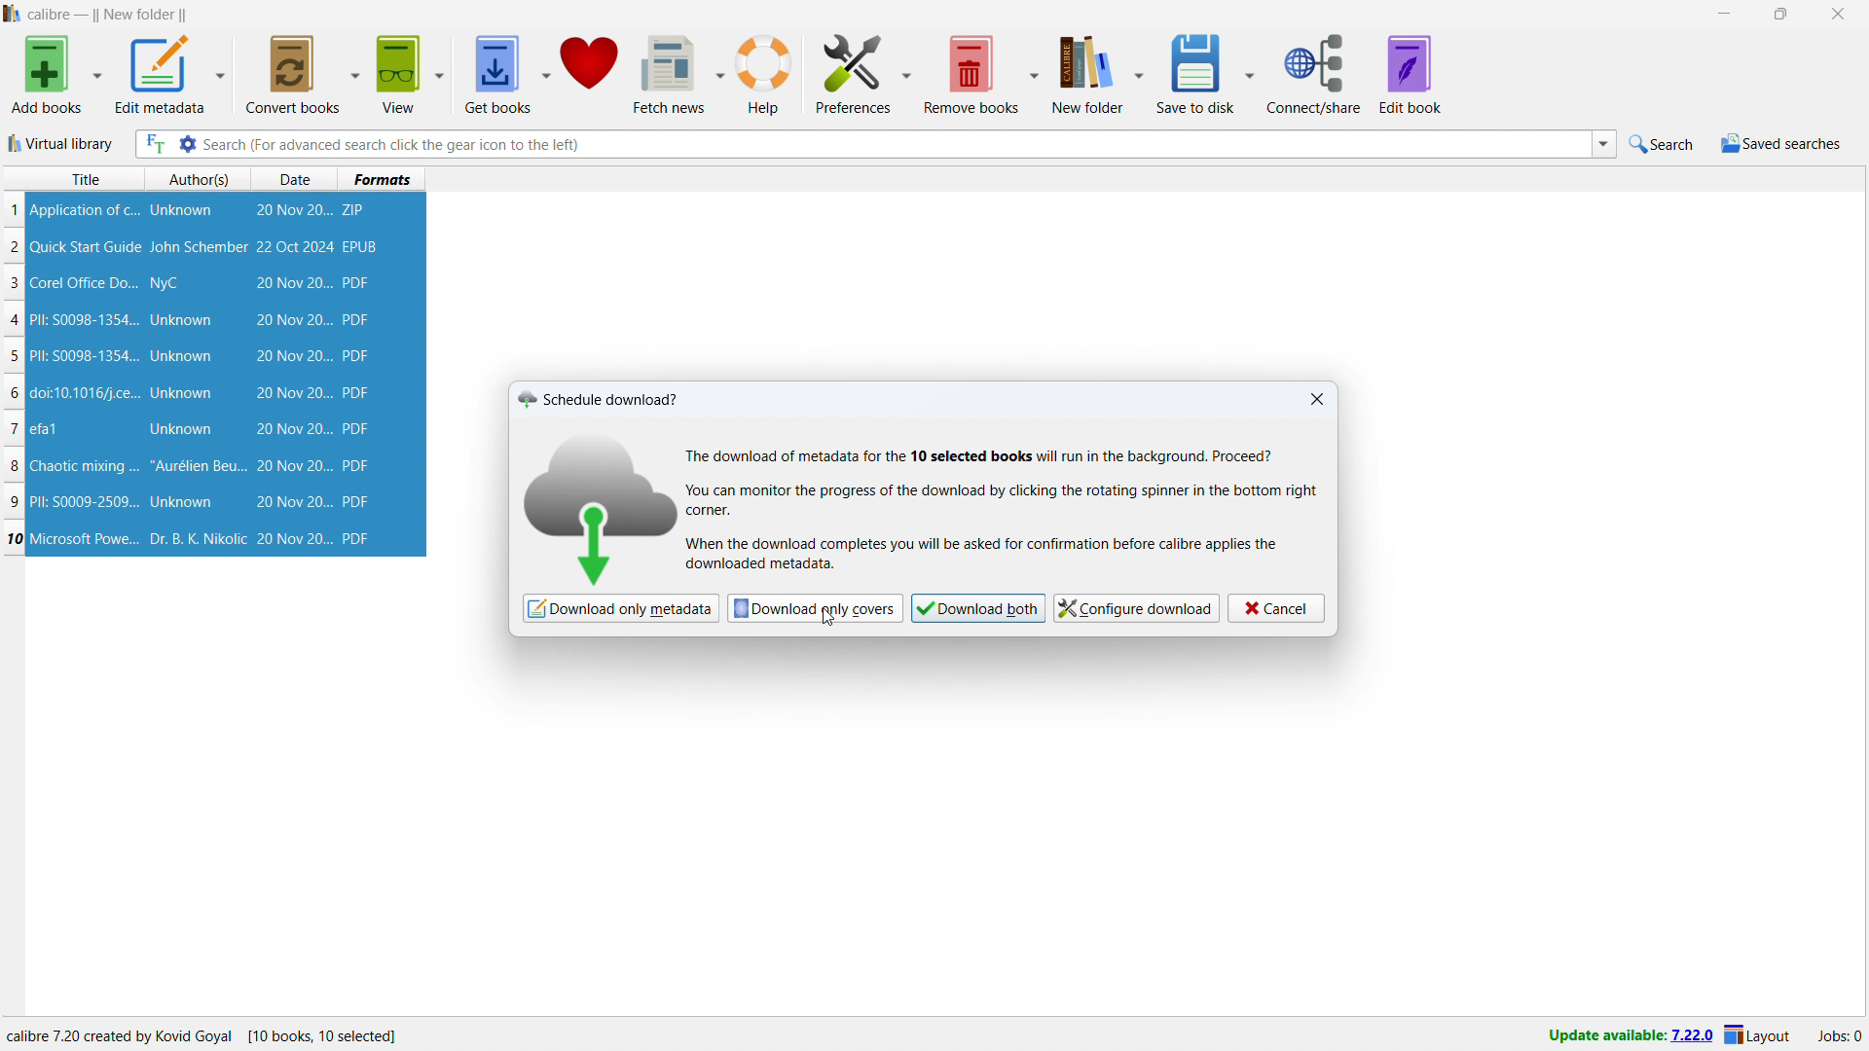 This screenshot has width=1869, height=1051. I want to click on NyC, so click(165, 283).